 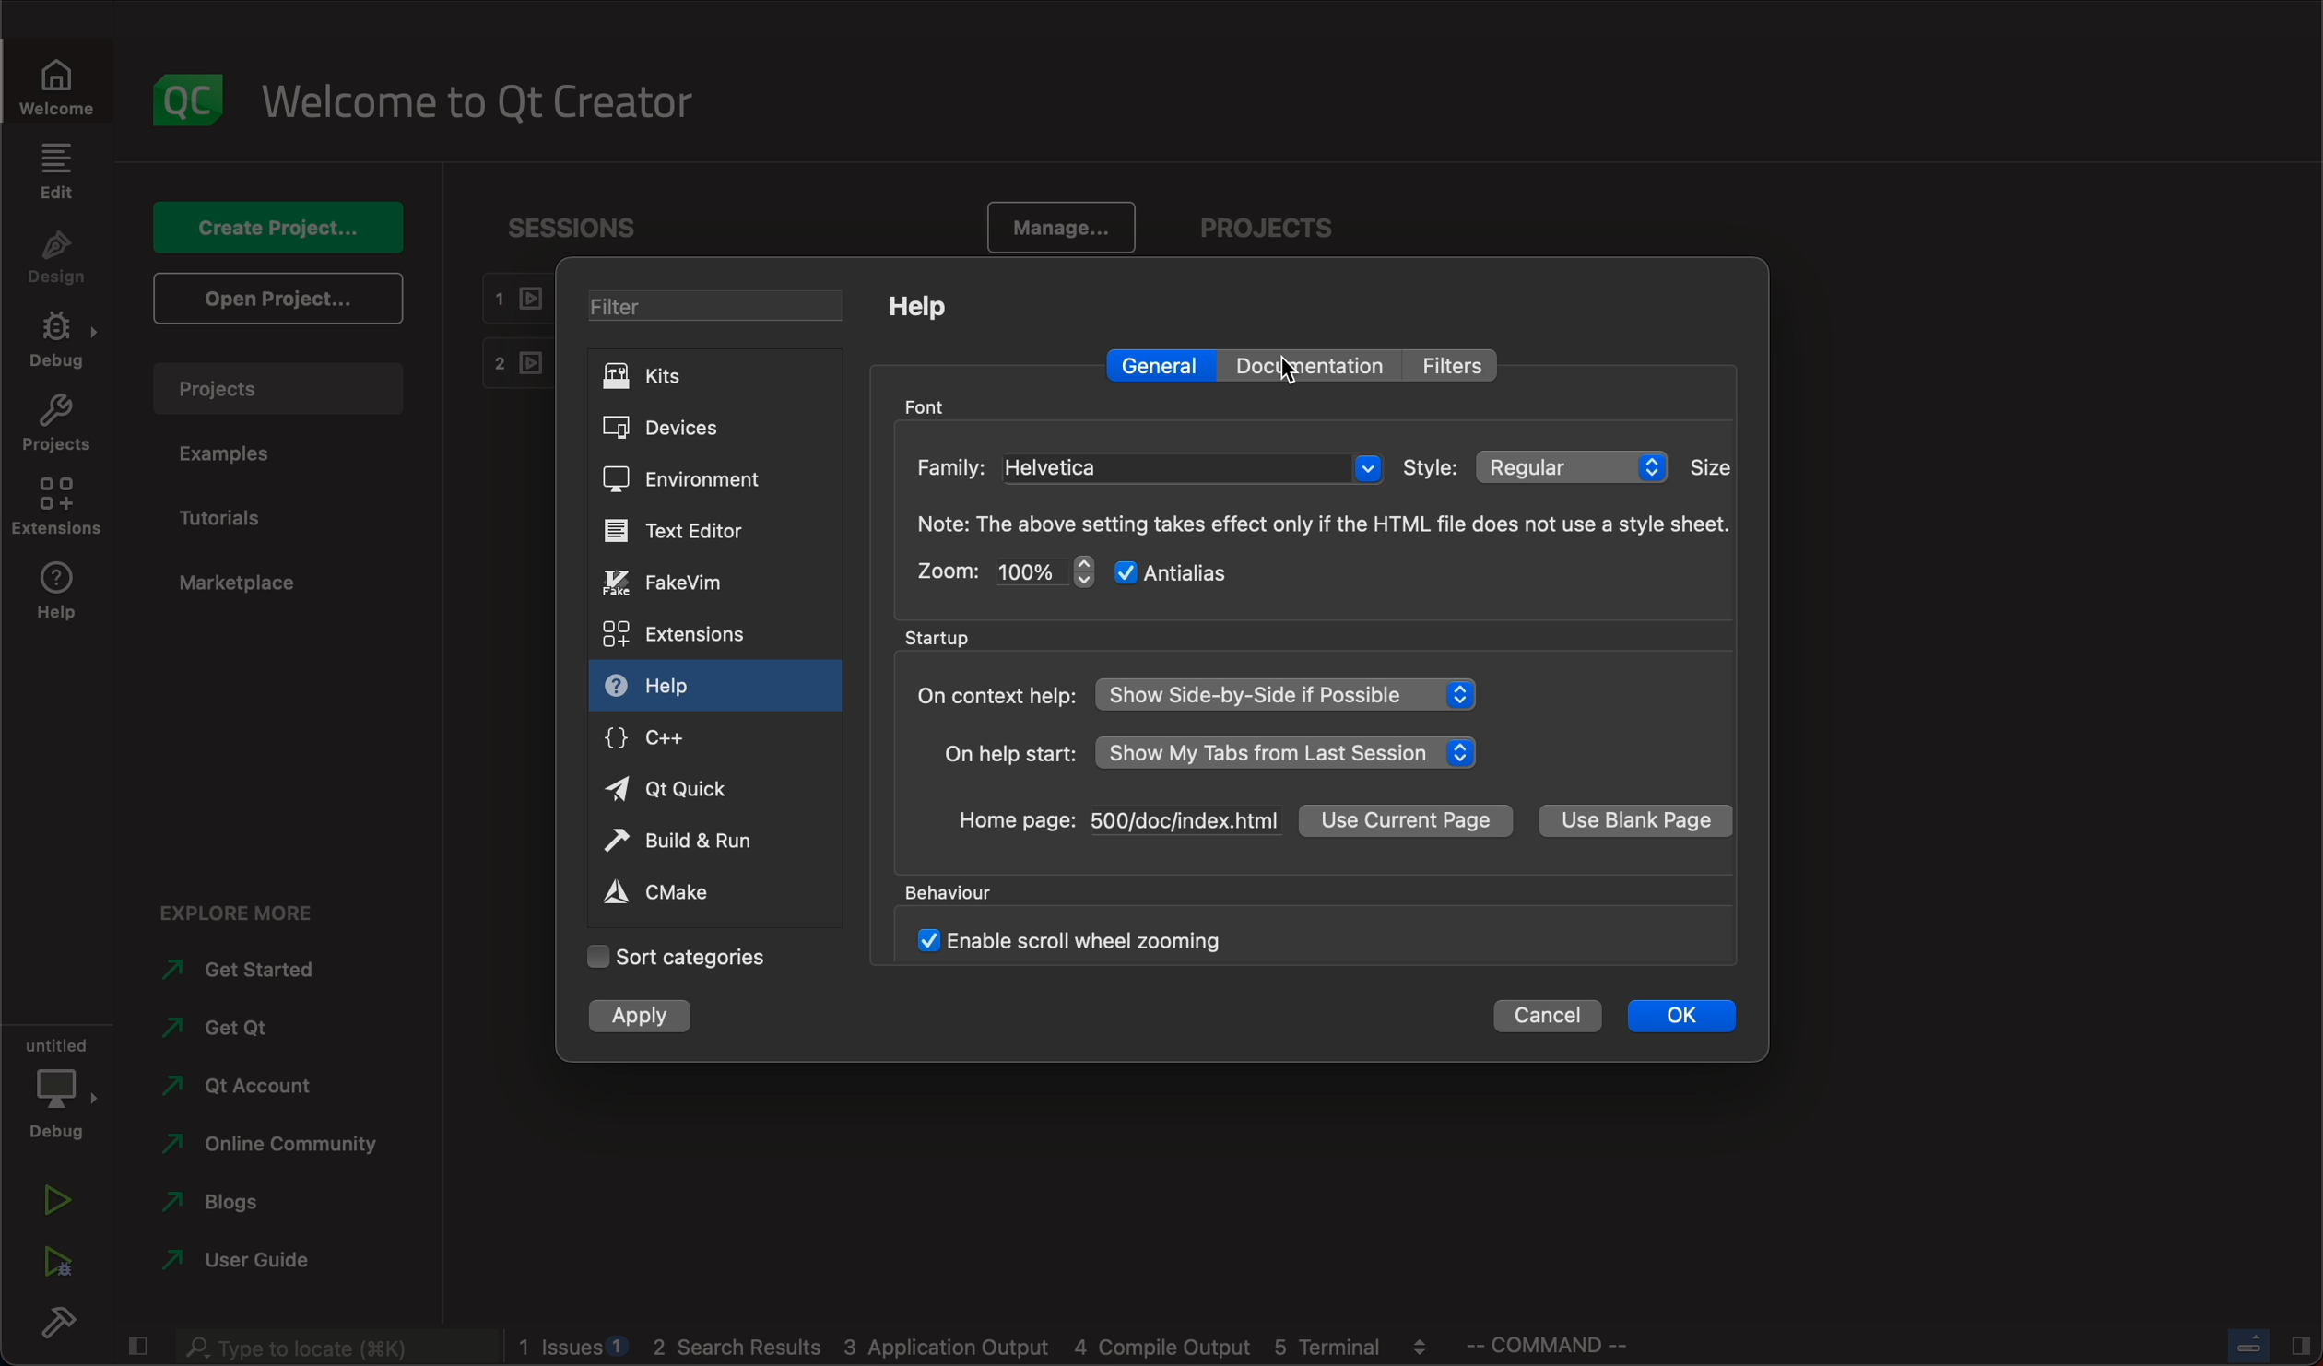 What do you see at coordinates (1641, 822) in the screenshot?
I see `blank page` at bounding box center [1641, 822].